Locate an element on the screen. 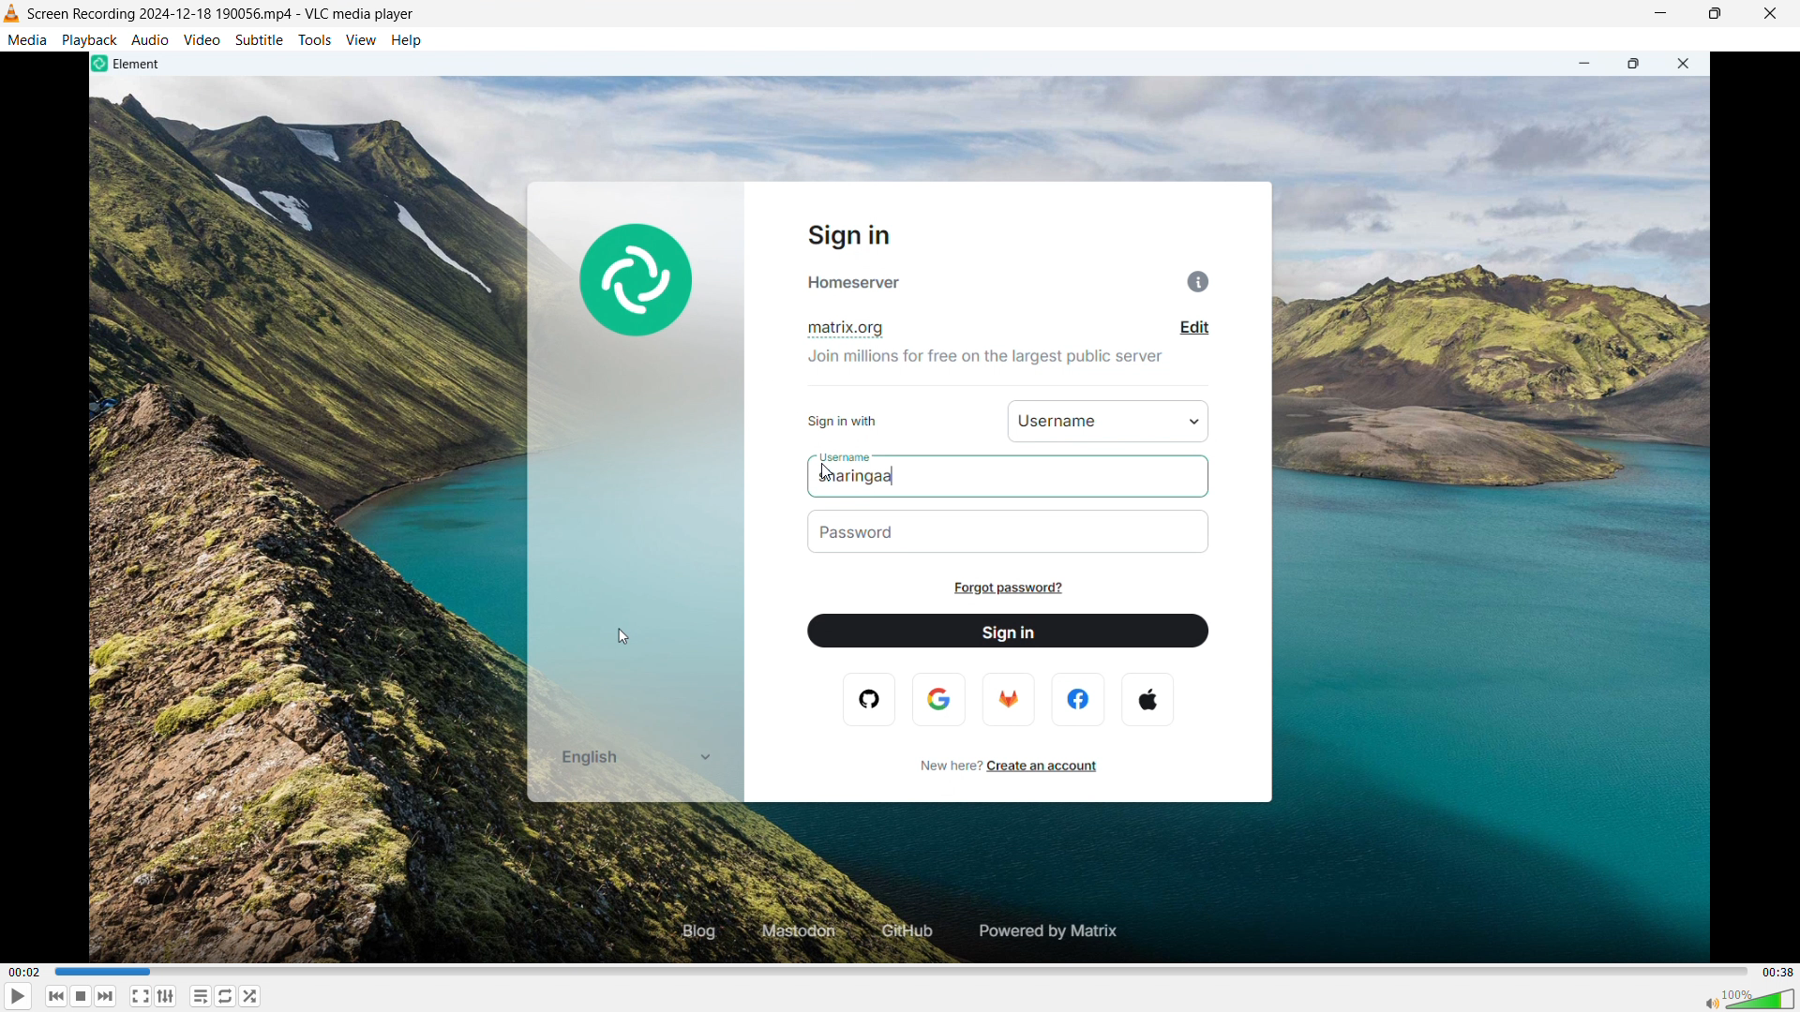  sign in with is located at coordinates (839, 417).